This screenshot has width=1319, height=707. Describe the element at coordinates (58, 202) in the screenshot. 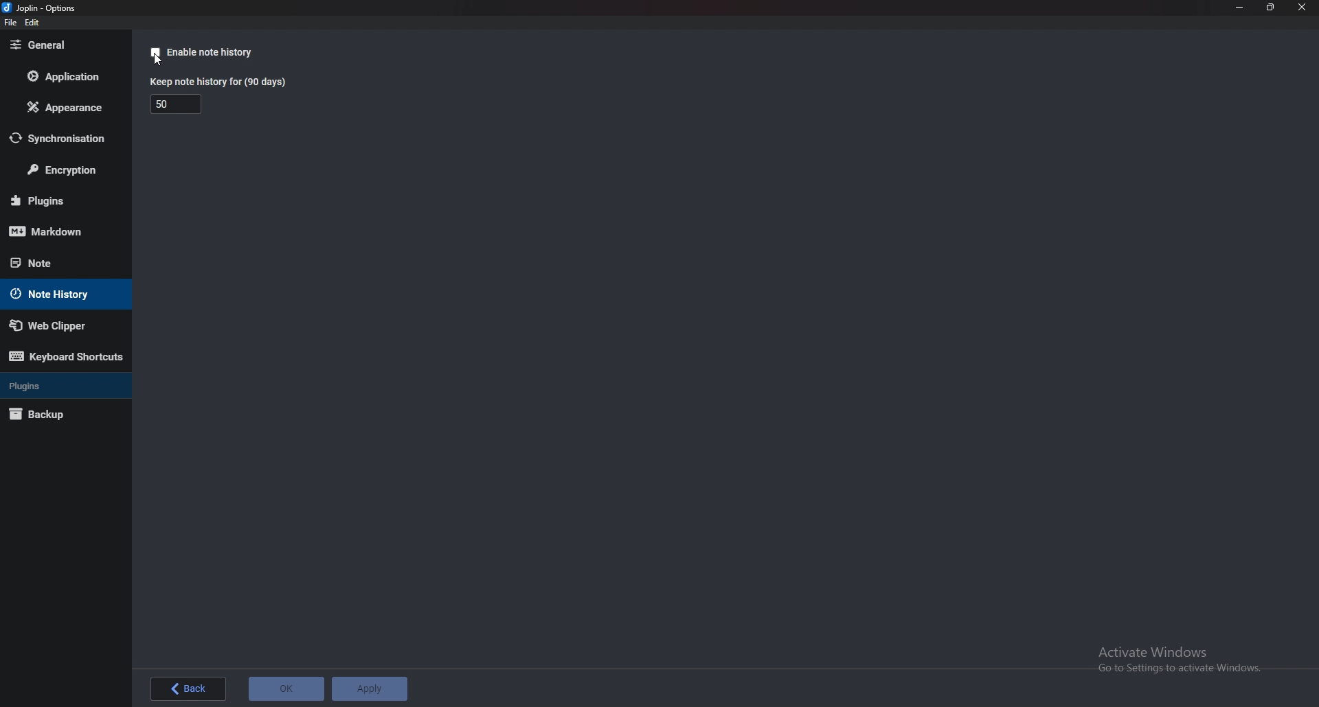

I see `Plugins` at that location.